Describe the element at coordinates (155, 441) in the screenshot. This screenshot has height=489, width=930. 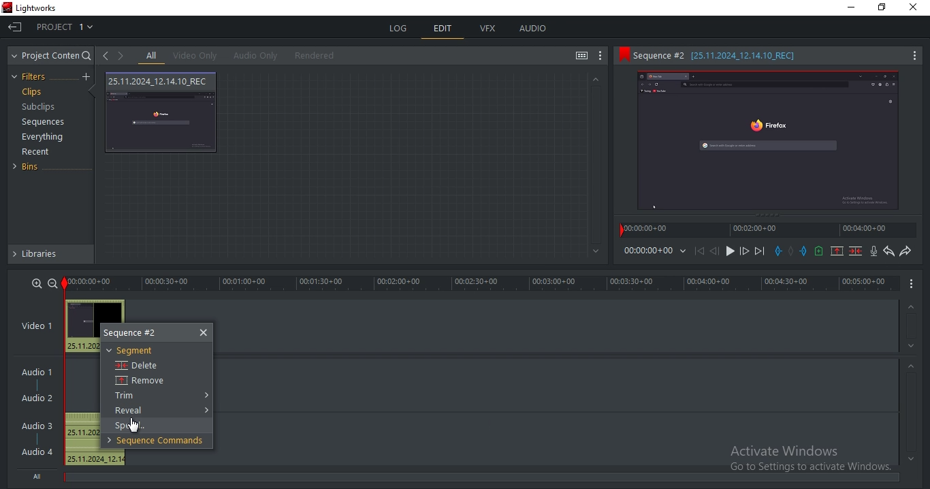
I see `sequence command` at that location.